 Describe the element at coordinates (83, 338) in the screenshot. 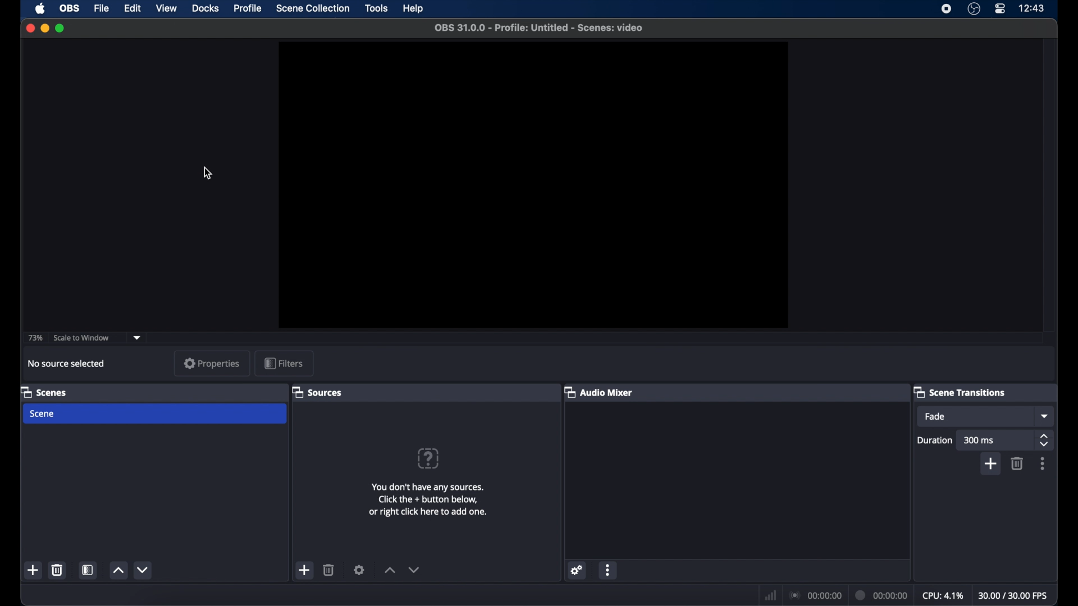

I see `scale to window` at that location.